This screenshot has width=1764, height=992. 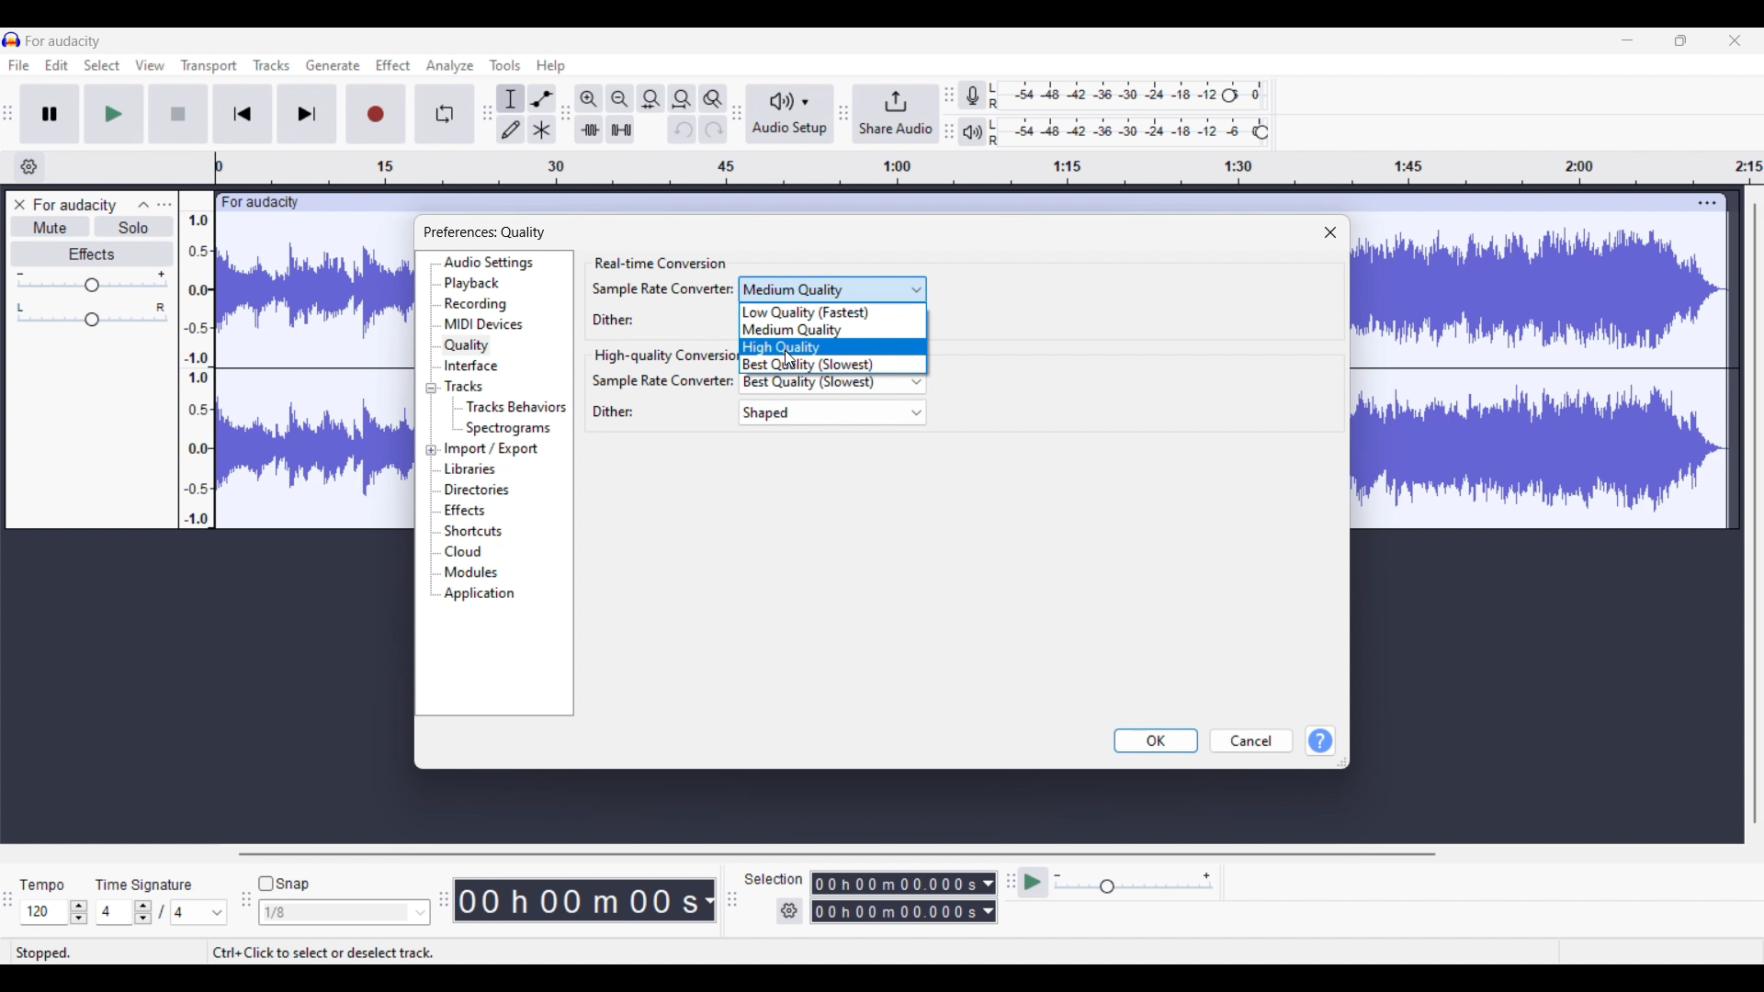 I want to click on Pause, so click(x=50, y=114).